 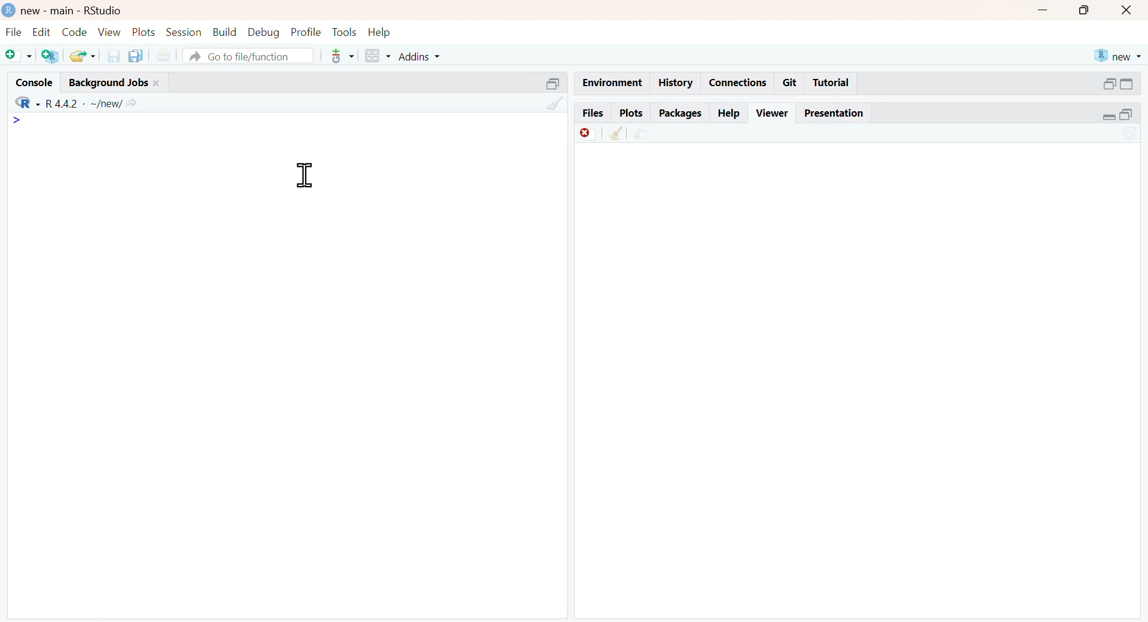 What do you see at coordinates (142, 31) in the screenshot?
I see `Plots` at bounding box center [142, 31].